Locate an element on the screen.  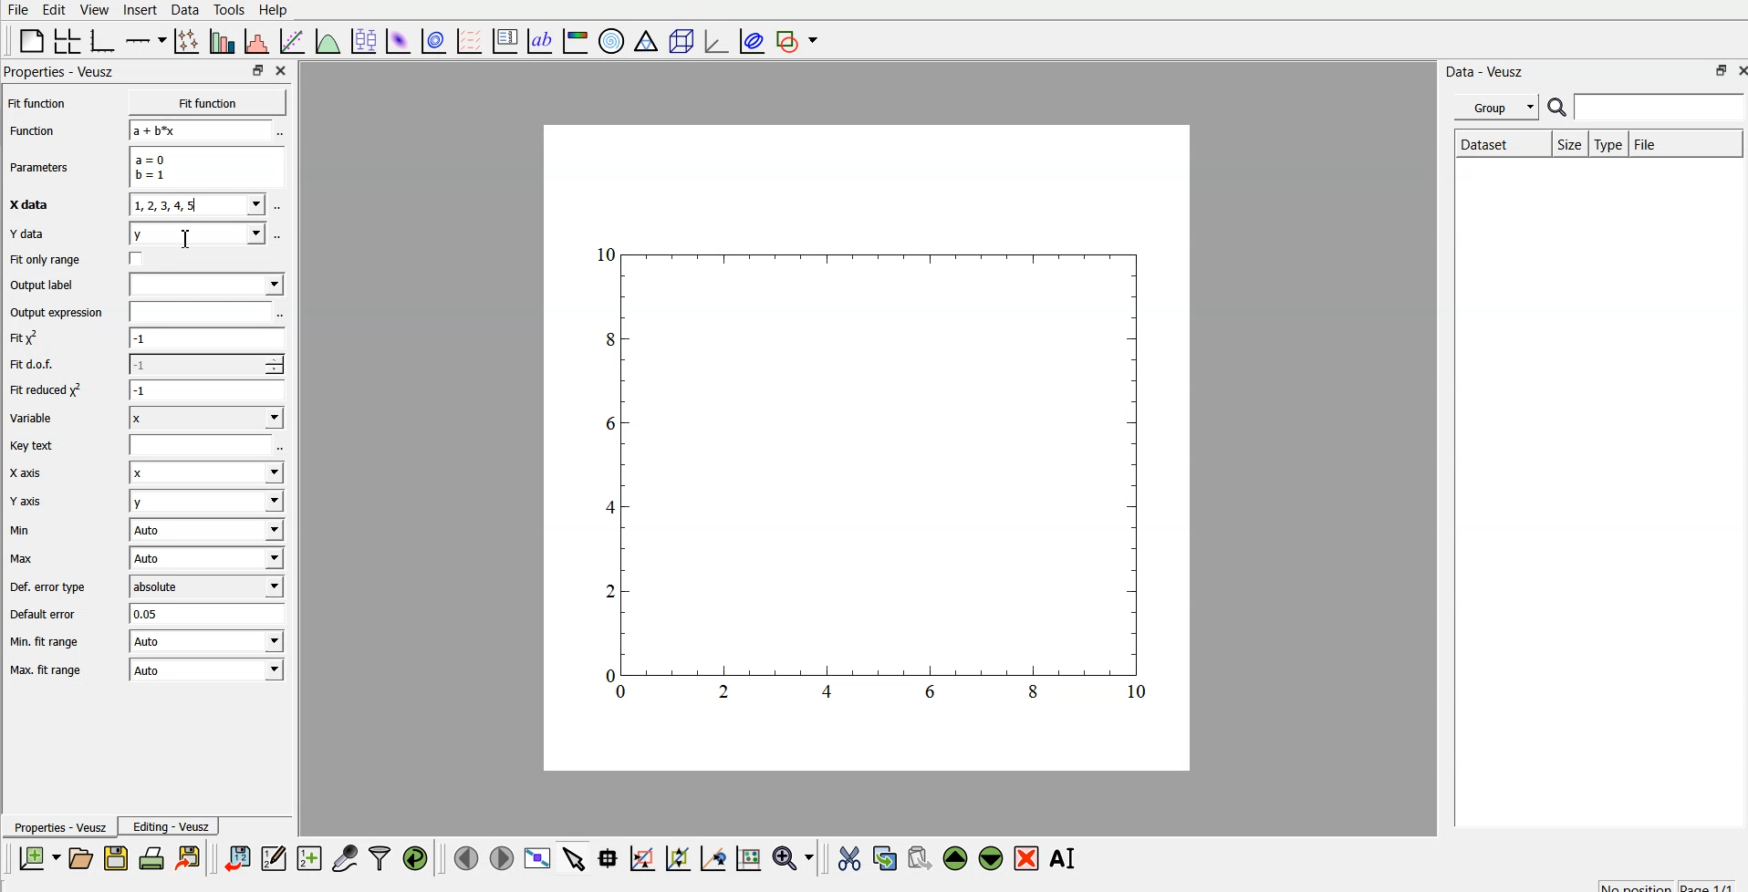
fit  a function to data is located at coordinates (291, 44).